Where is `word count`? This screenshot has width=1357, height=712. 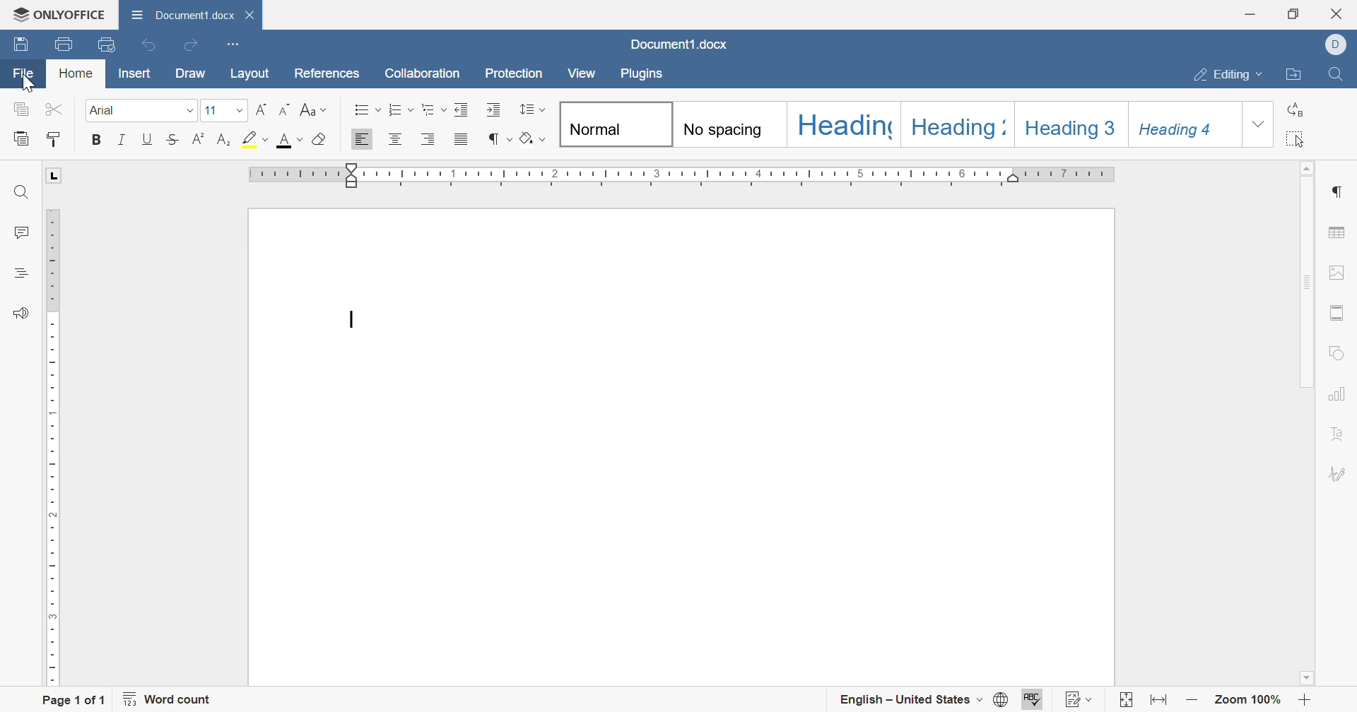
word count is located at coordinates (172, 699).